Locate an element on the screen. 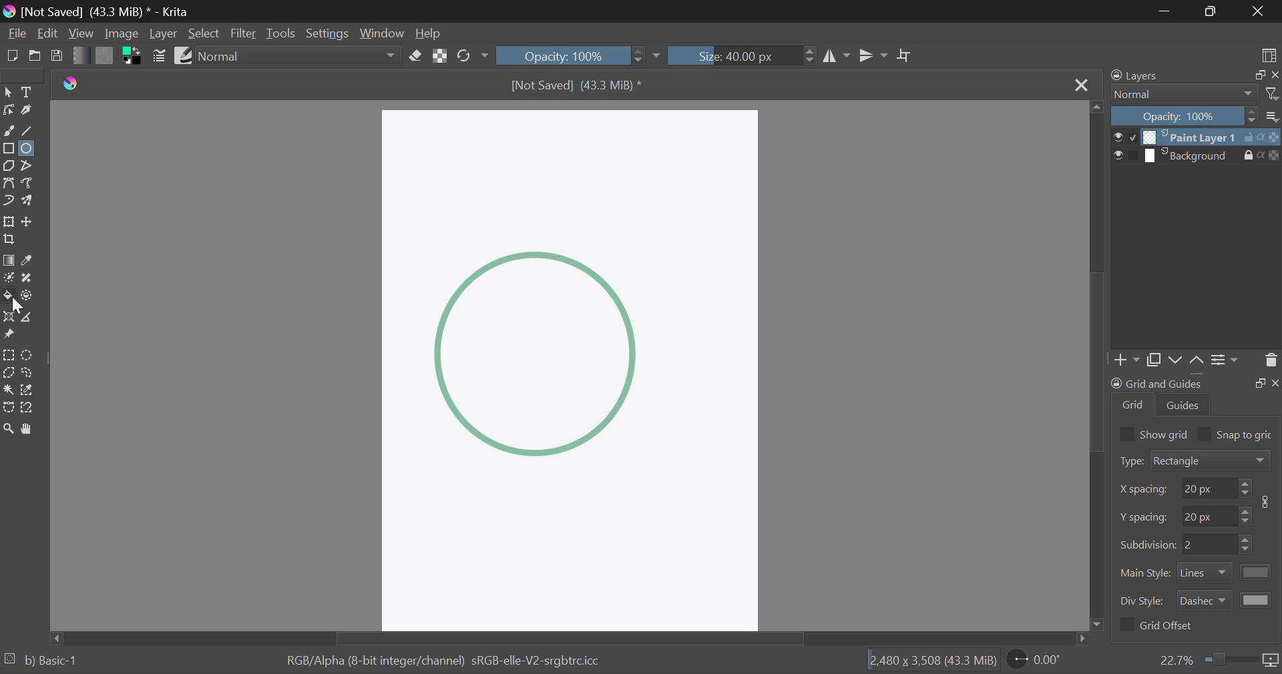 This screenshot has width=1282, height=674. Select is located at coordinates (204, 33).